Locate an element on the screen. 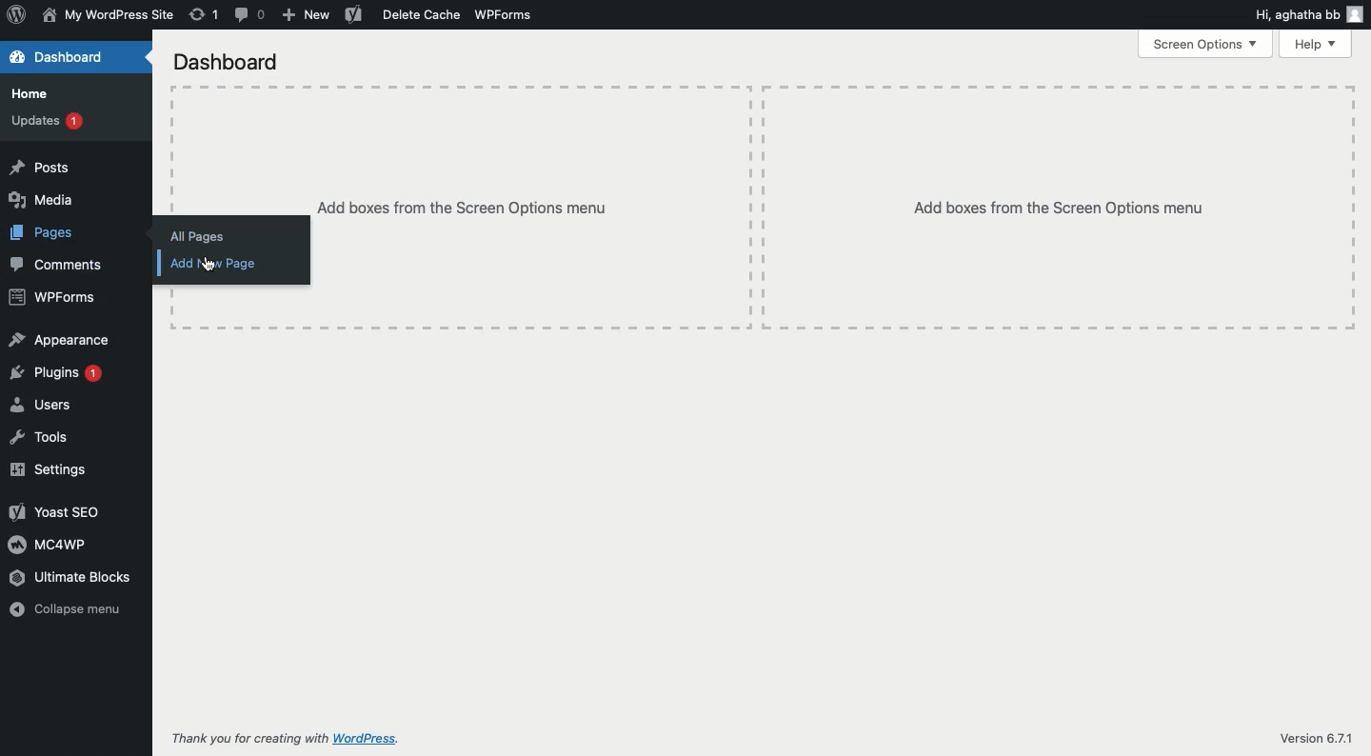  WPForms is located at coordinates (501, 14).